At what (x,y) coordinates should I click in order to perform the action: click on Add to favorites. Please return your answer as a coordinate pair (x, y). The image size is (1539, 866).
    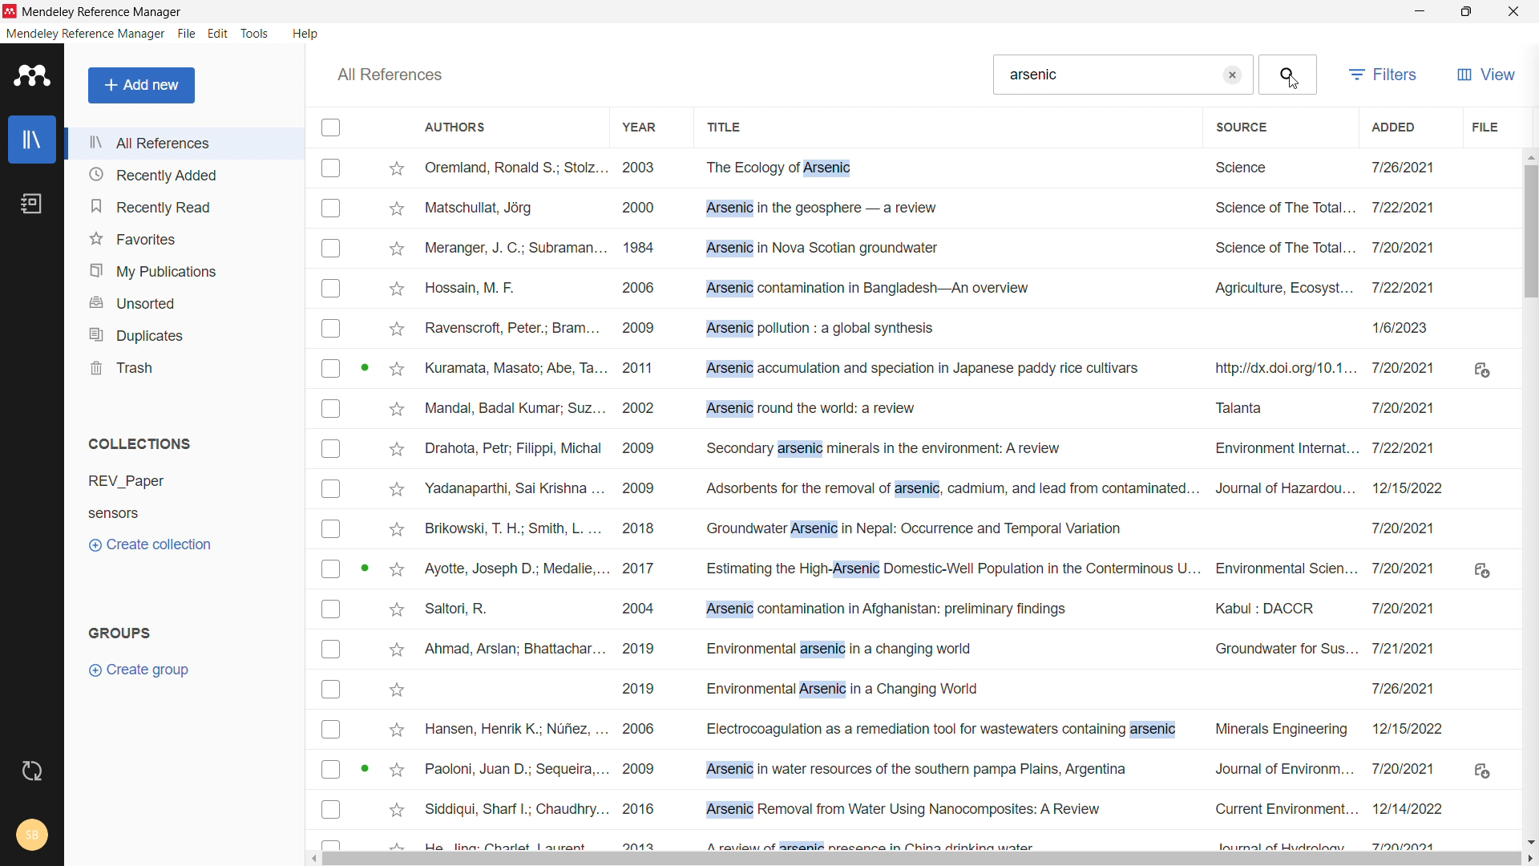
    Looking at the image, I should click on (395, 728).